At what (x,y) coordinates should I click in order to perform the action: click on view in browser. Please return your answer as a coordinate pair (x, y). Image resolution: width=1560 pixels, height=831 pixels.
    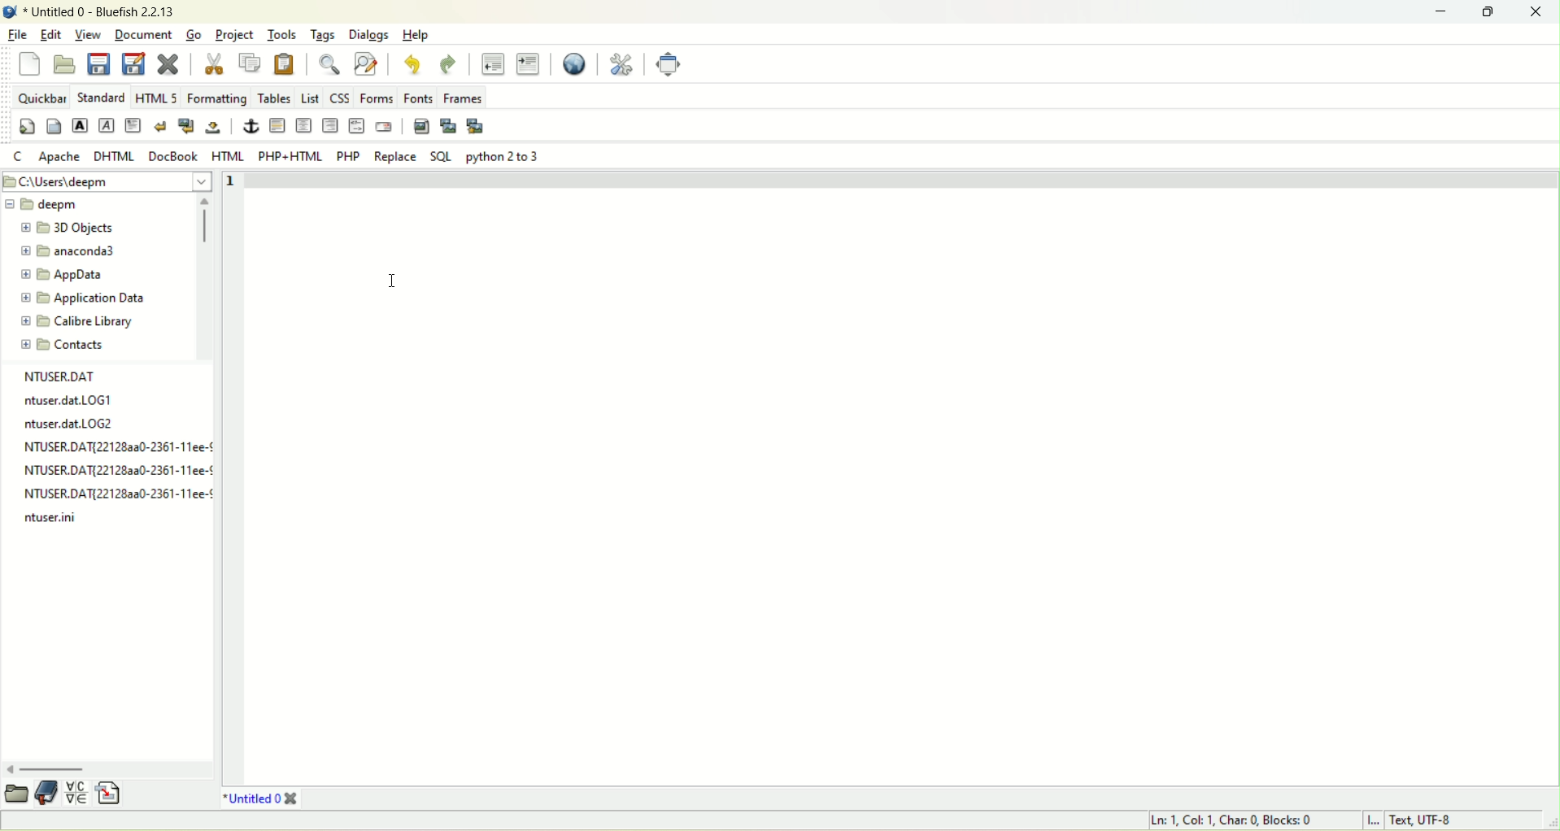
    Looking at the image, I should click on (576, 63).